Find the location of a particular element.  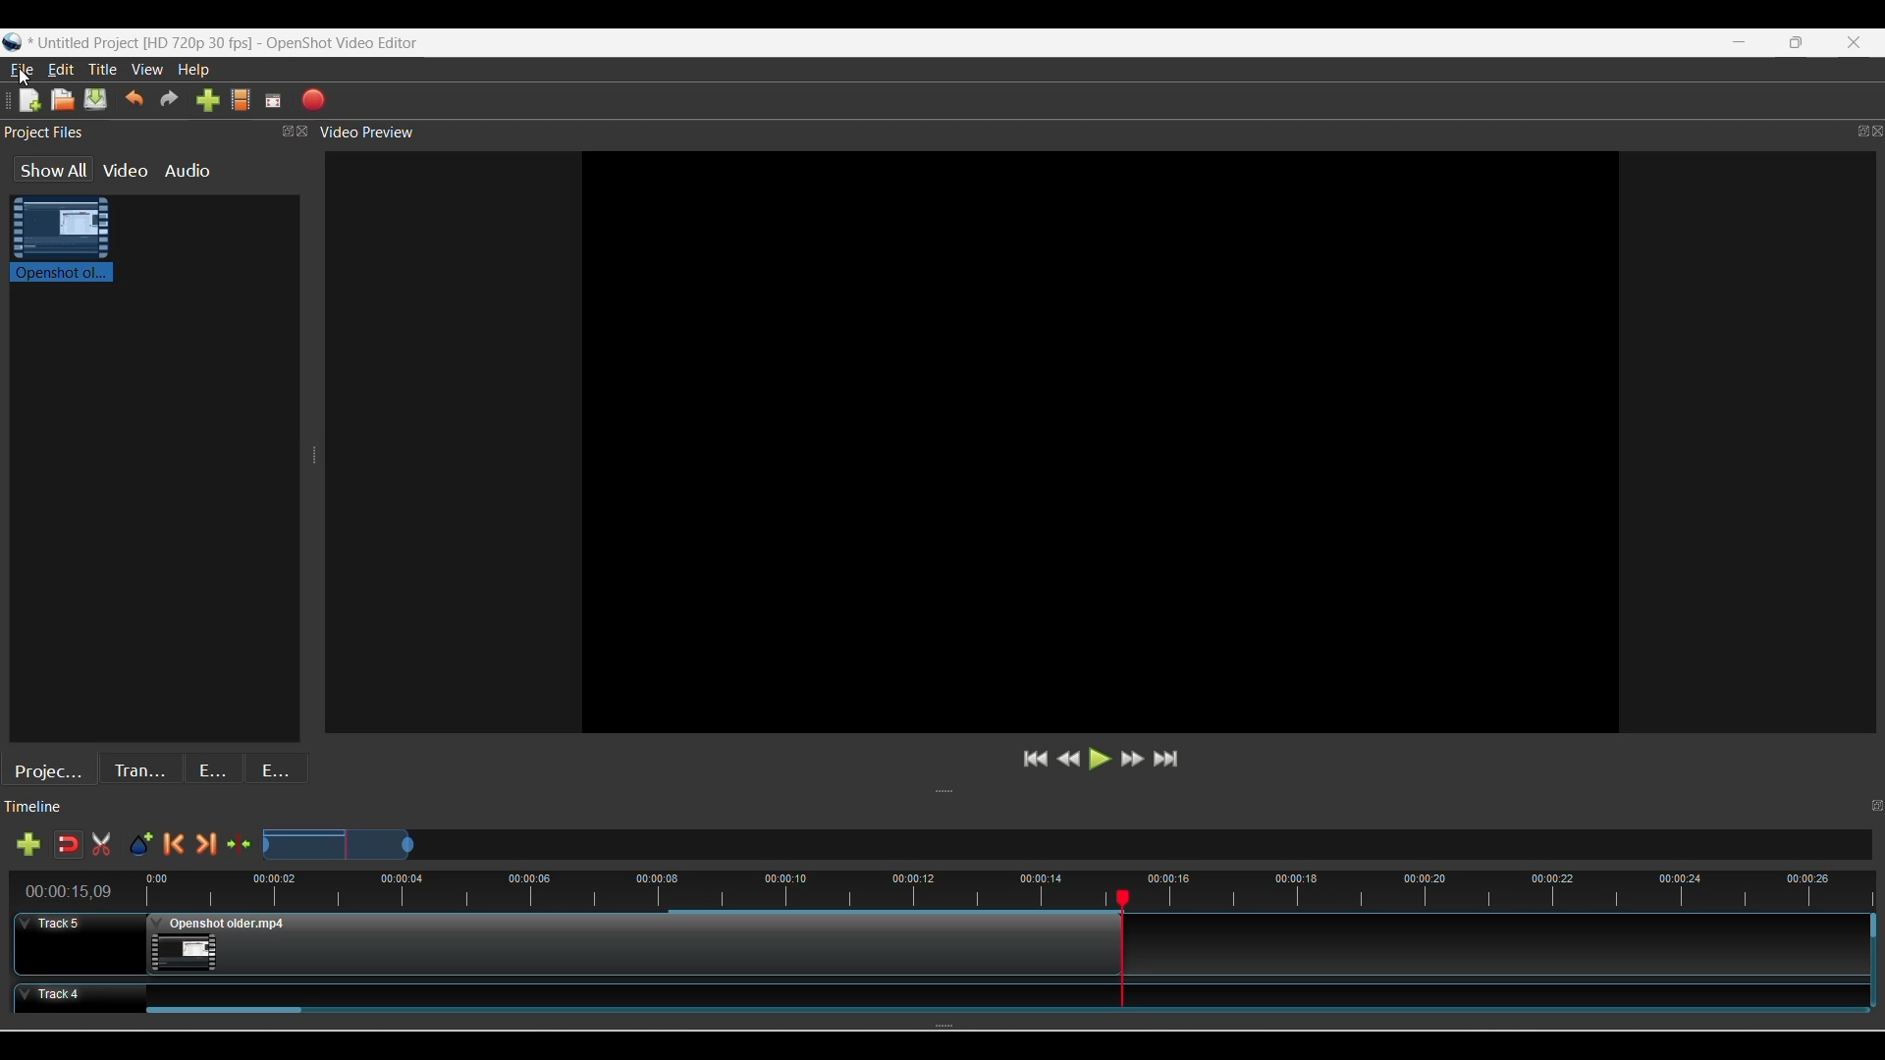

New file is located at coordinates (29, 100).